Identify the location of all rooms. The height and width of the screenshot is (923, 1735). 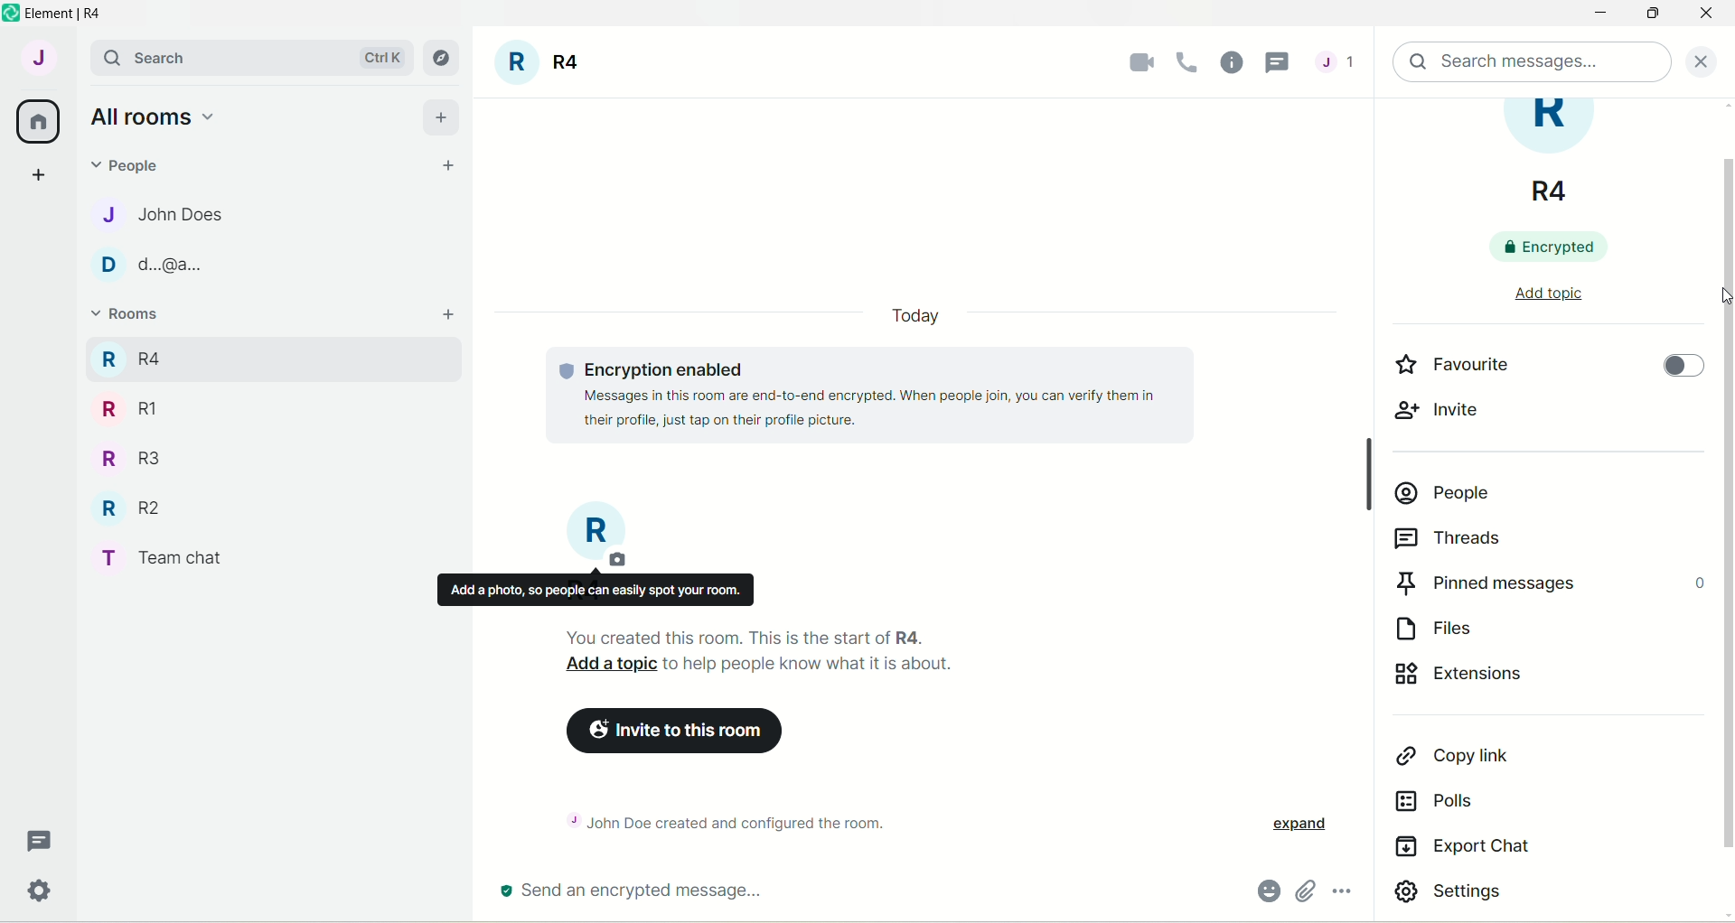
(39, 122).